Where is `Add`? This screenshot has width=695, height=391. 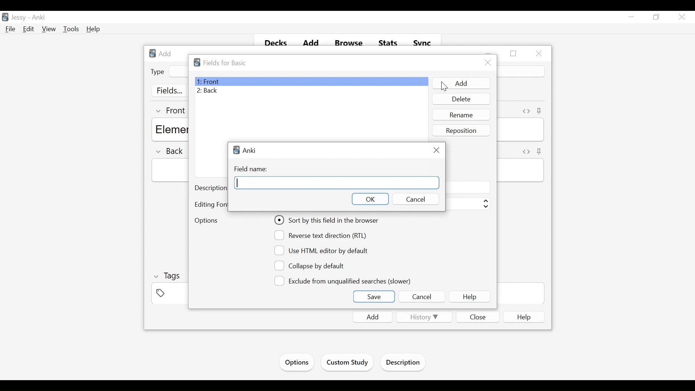 Add is located at coordinates (312, 43).